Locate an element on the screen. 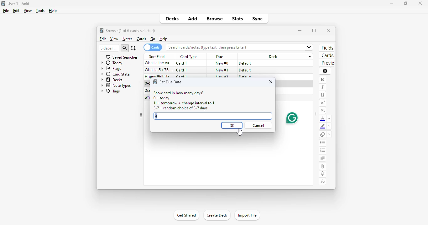 This screenshot has height=225, width=428. file is located at coordinates (6, 11).